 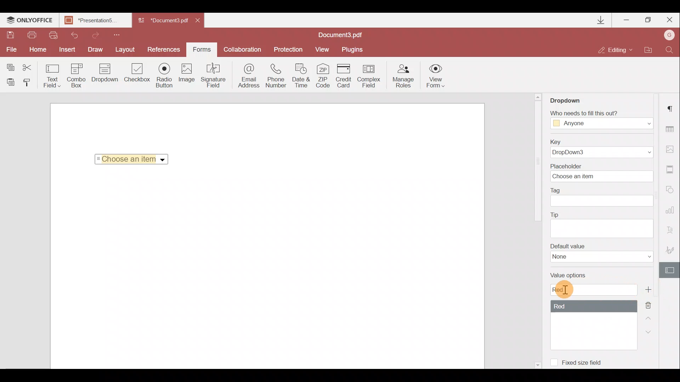 I want to click on Undo, so click(x=74, y=35).